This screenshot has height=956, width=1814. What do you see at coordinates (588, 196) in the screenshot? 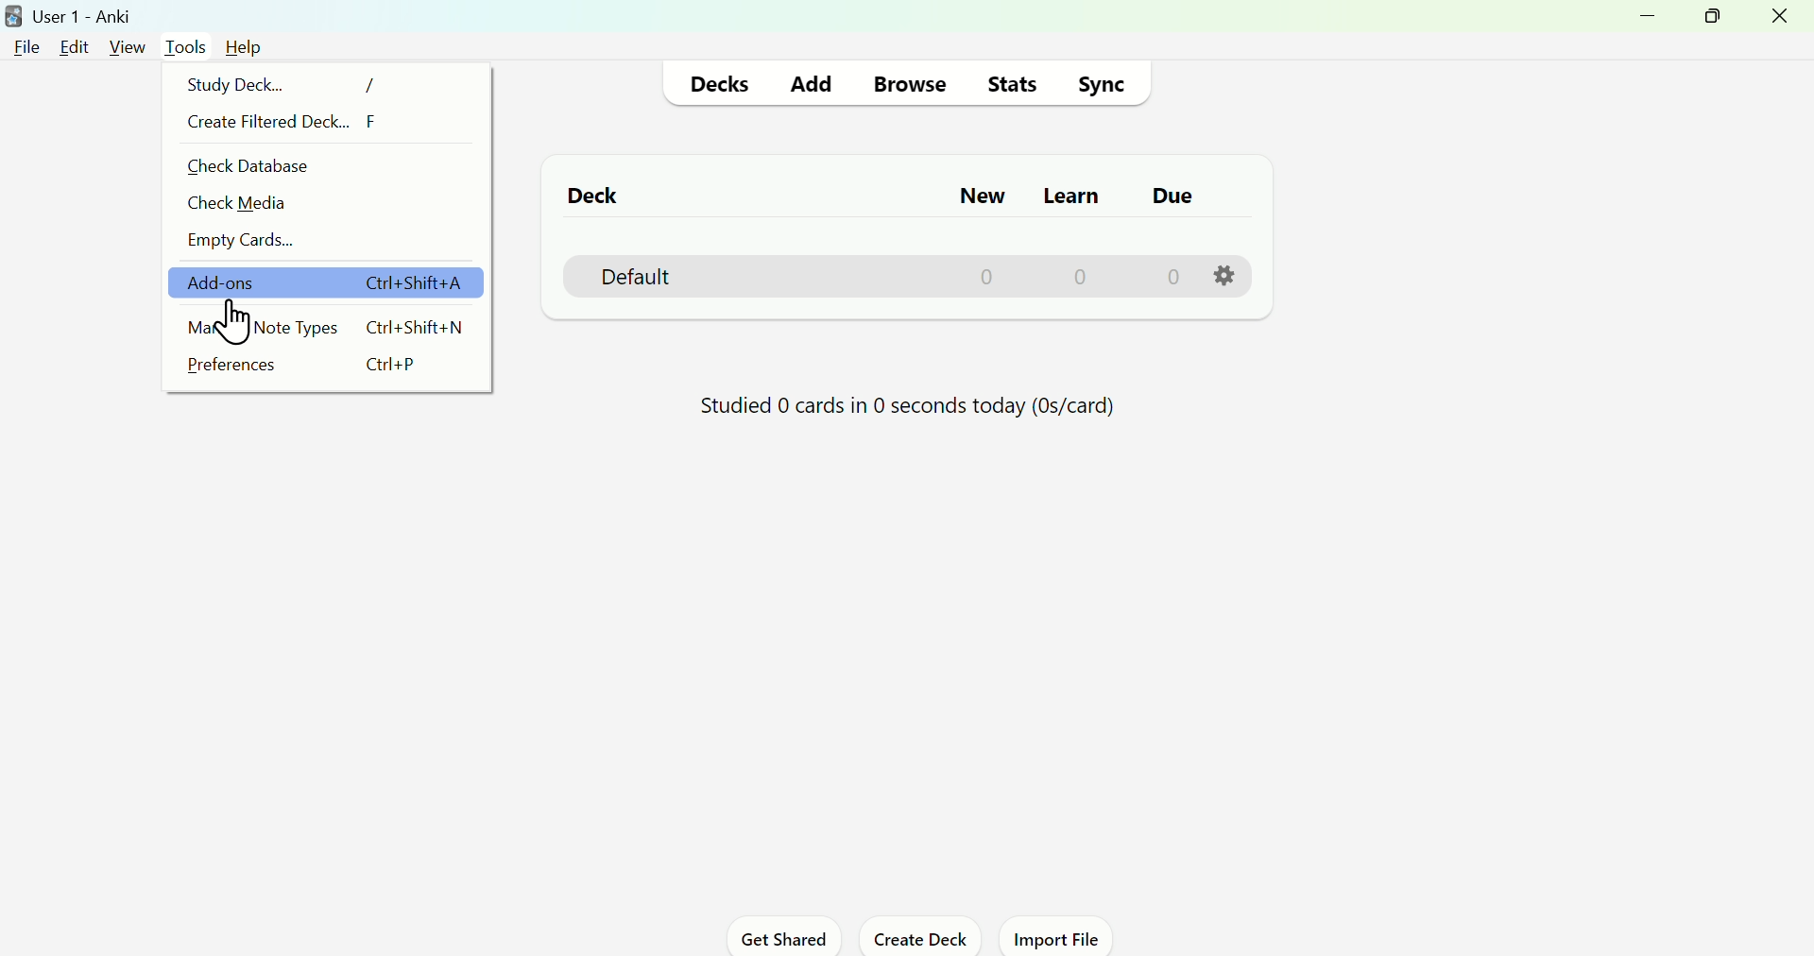
I see `Deck` at bounding box center [588, 196].